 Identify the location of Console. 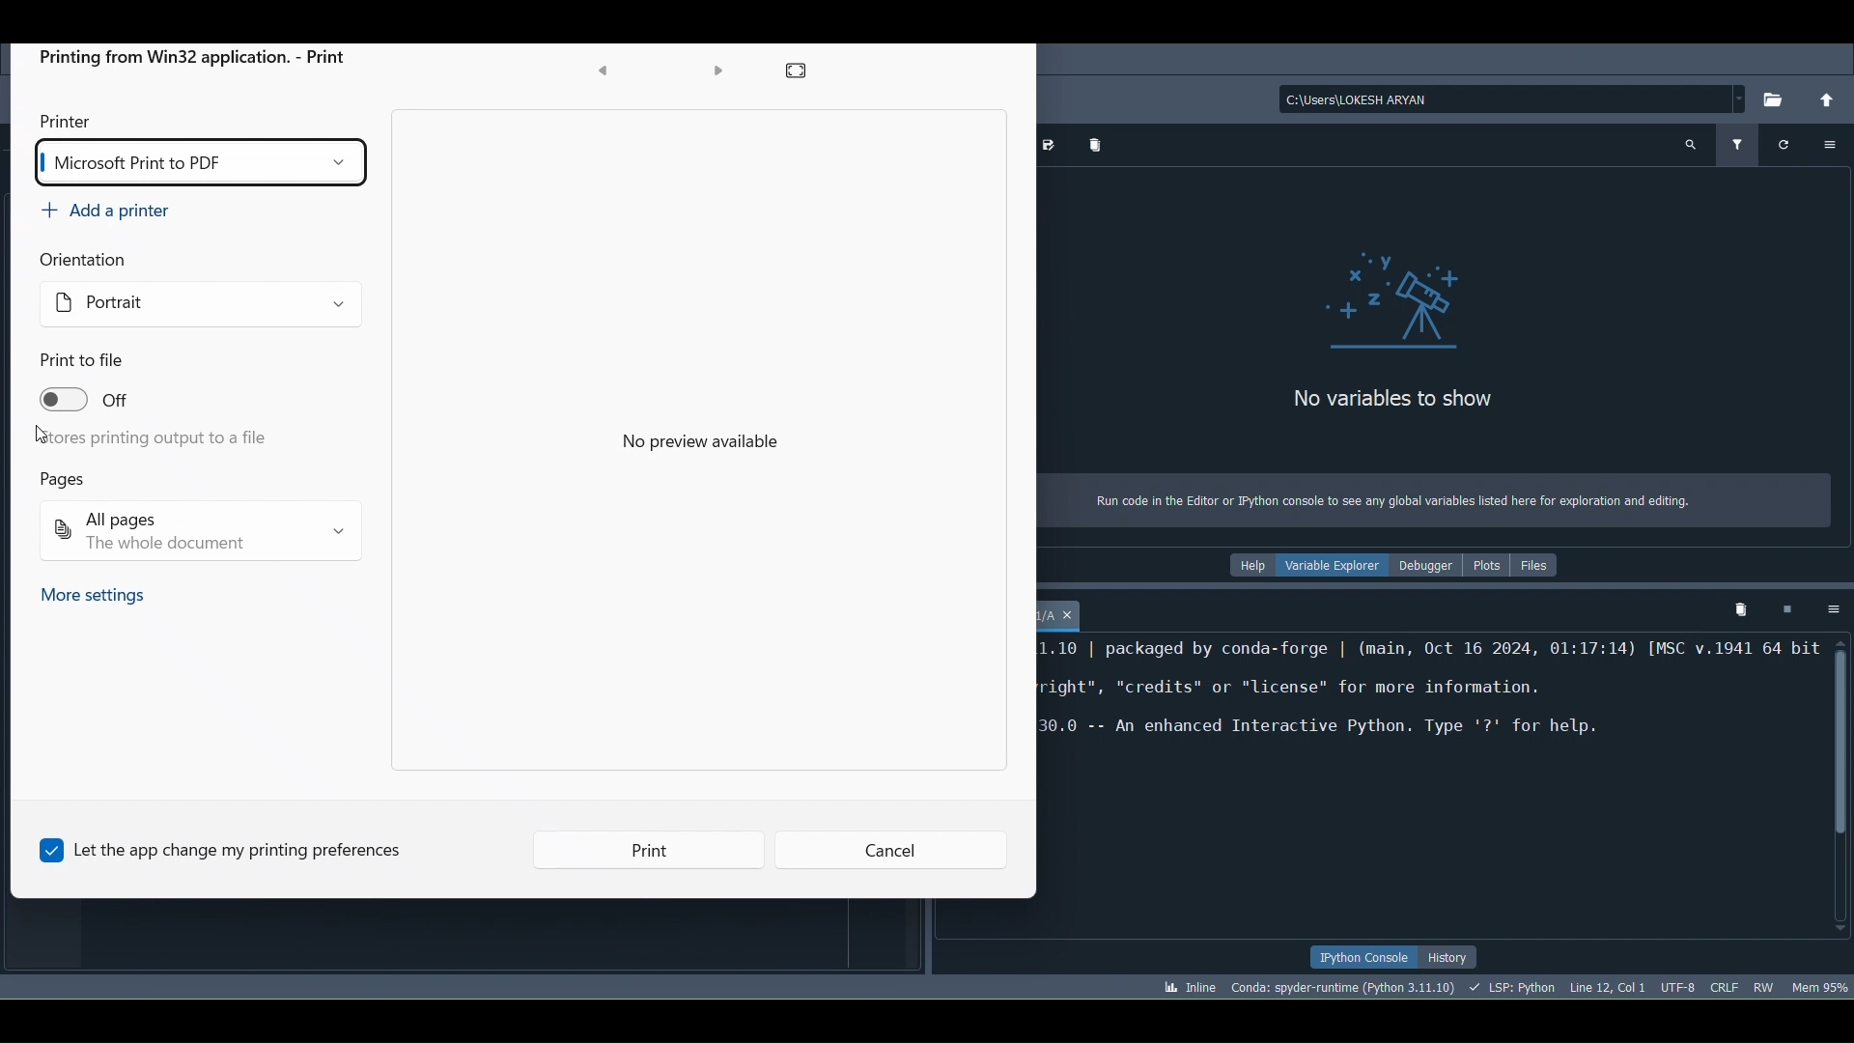
(1068, 614).